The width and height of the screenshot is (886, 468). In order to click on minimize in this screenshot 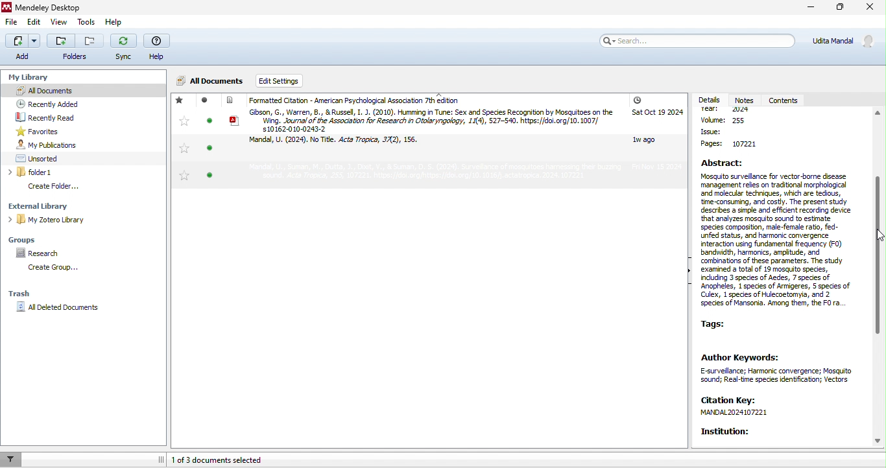, I will do `click(809, 8)`.